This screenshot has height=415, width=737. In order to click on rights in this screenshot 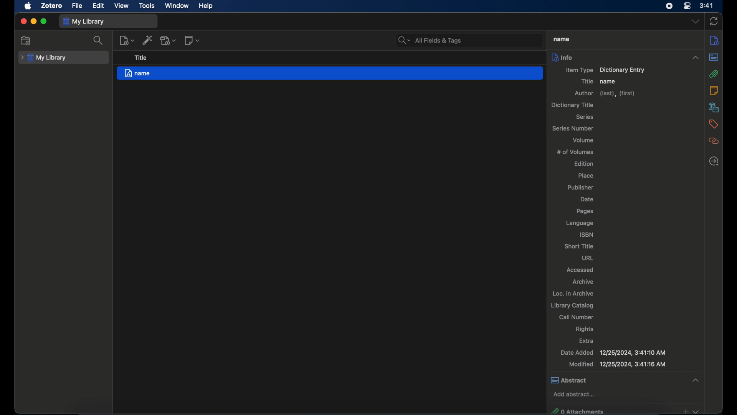, I will do `click(585, 329)`.